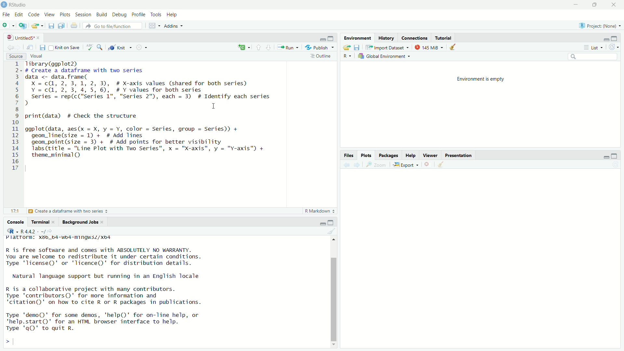 This screenshot has height=351, width=624. Describe the element at coordinates (16, 118) in the screenshot. I see `1
2
3
4
5
6
7
8
9
10
ali
12
13
14
15
16
17` at that location.